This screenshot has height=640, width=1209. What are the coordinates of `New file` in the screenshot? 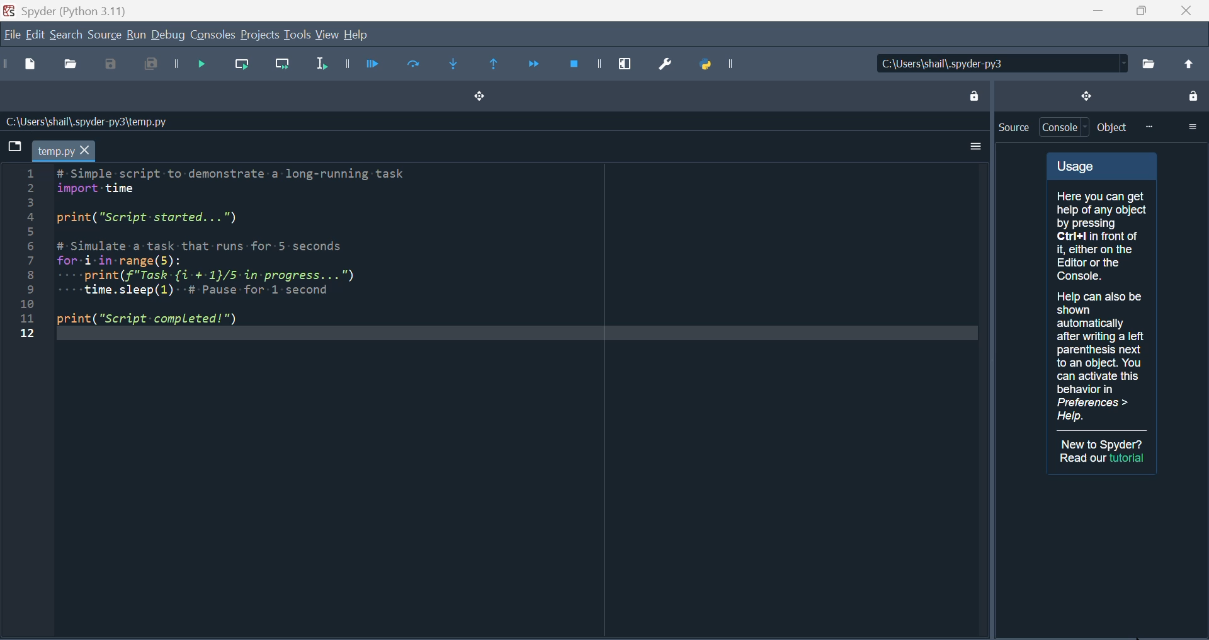 It's located at (33, 66).